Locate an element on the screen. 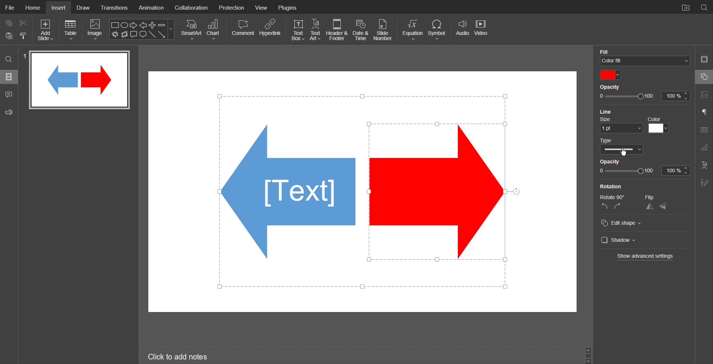  size is located at coordinates (619, 124).